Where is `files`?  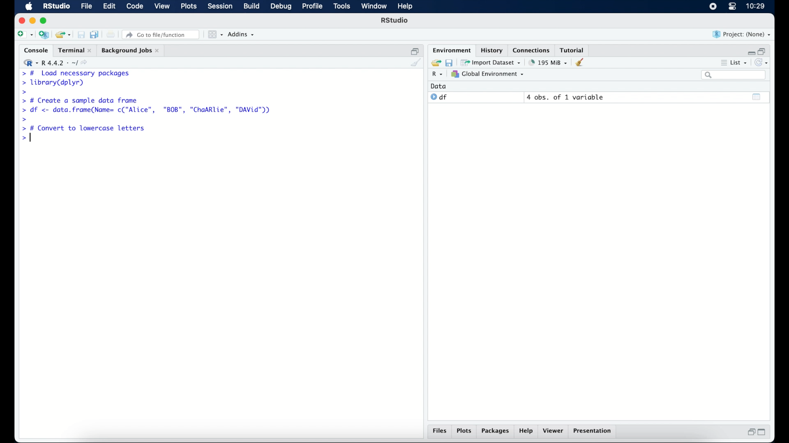
files is located at coordinates (440, 432).